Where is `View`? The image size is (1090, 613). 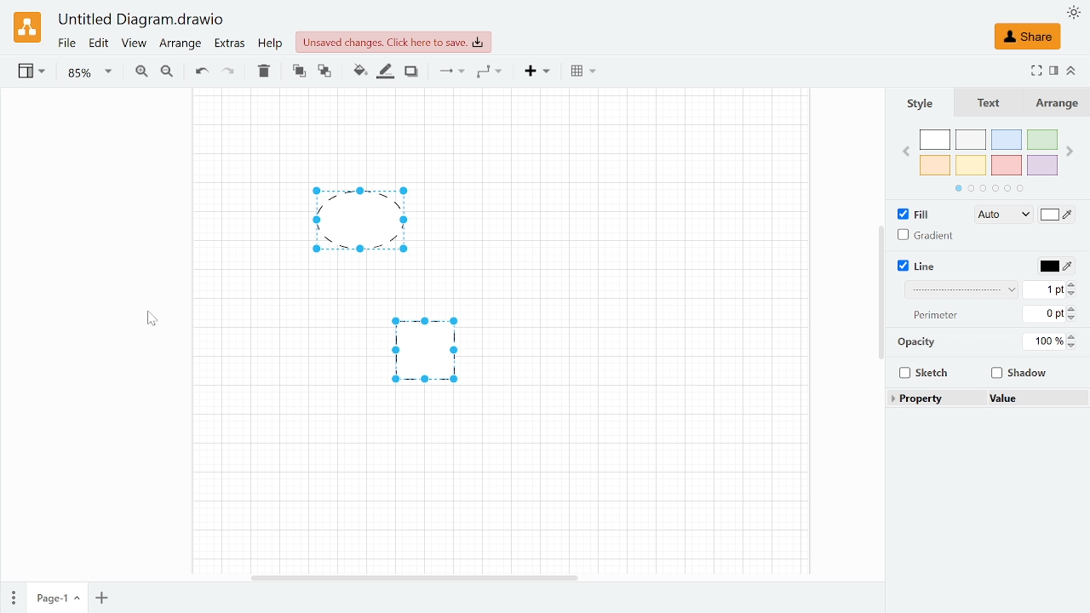 View is located at coordinates (135, 45).